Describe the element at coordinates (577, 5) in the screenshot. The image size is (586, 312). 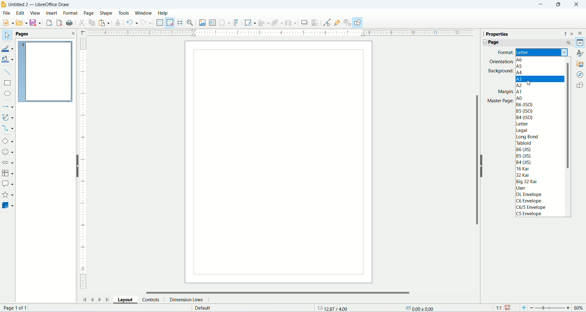
I see `close` at that location.